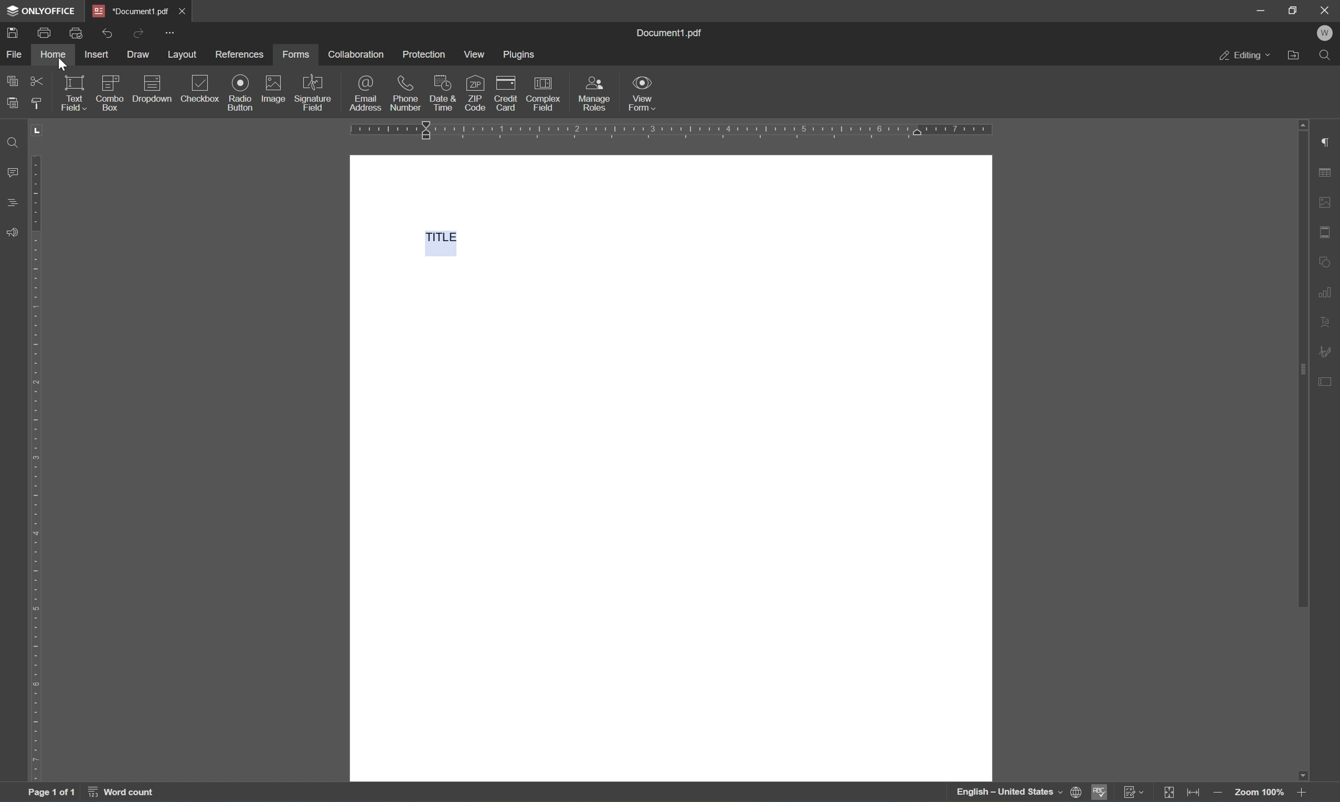  I want to click on paste, so click(16, 104).